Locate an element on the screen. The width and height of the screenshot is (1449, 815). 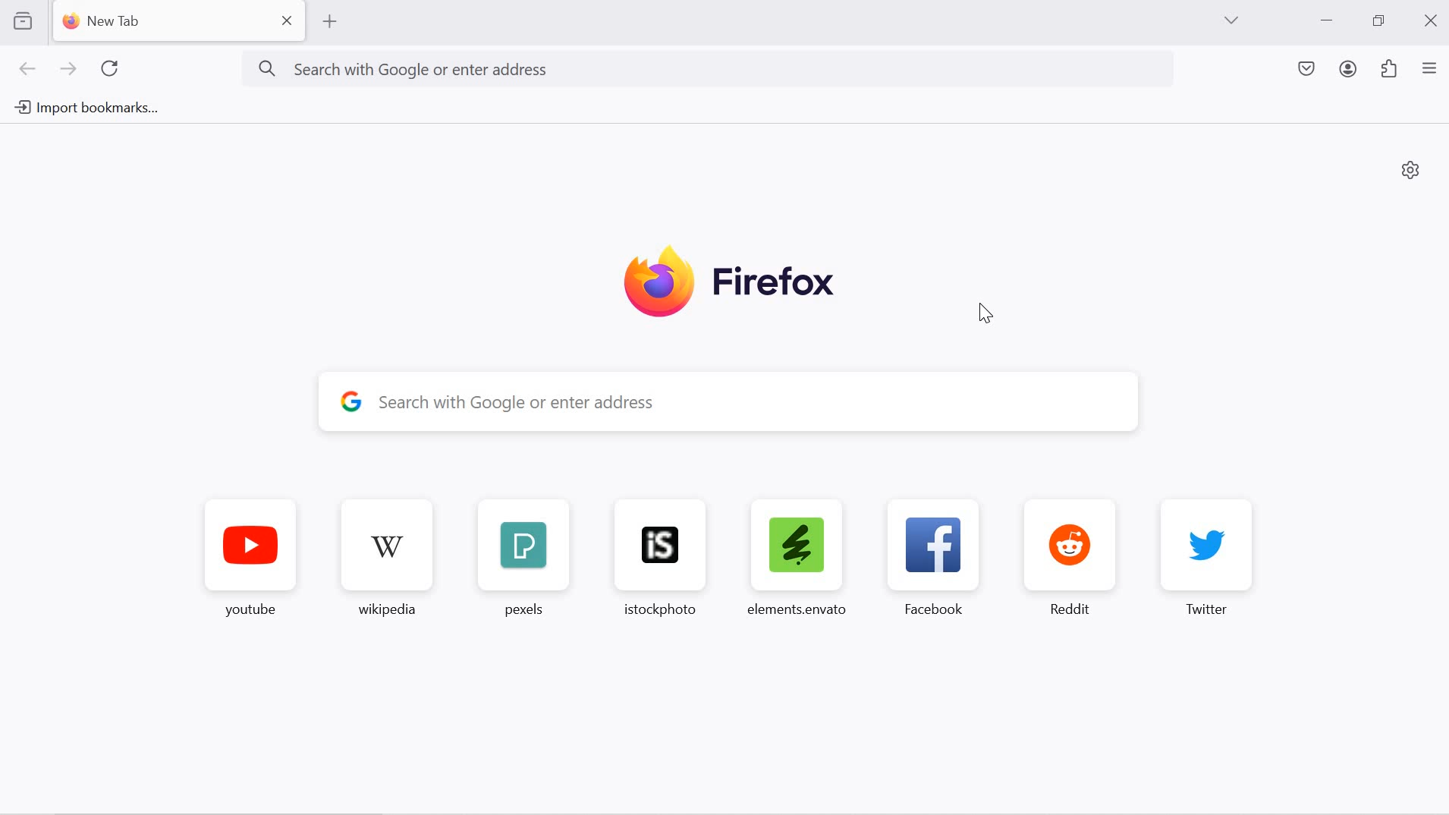
Import bookmarks is located at coordinates (86, 104).